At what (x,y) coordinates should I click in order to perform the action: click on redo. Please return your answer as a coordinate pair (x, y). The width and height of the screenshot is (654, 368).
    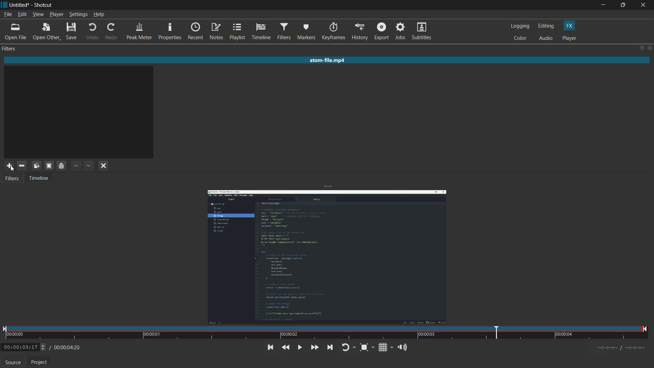
    Looking at the image, I should click on (112, 32).